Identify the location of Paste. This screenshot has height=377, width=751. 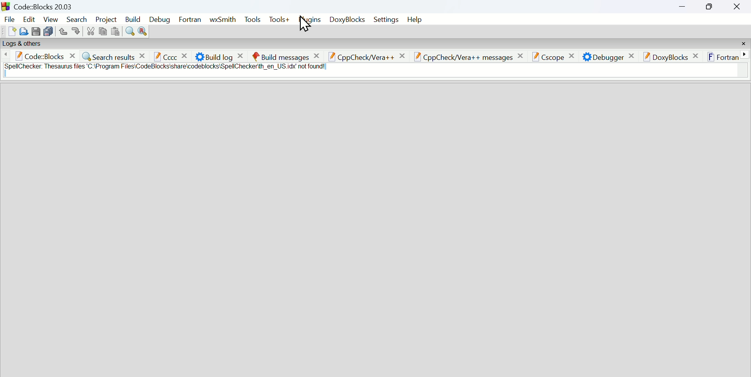
(115, 31).